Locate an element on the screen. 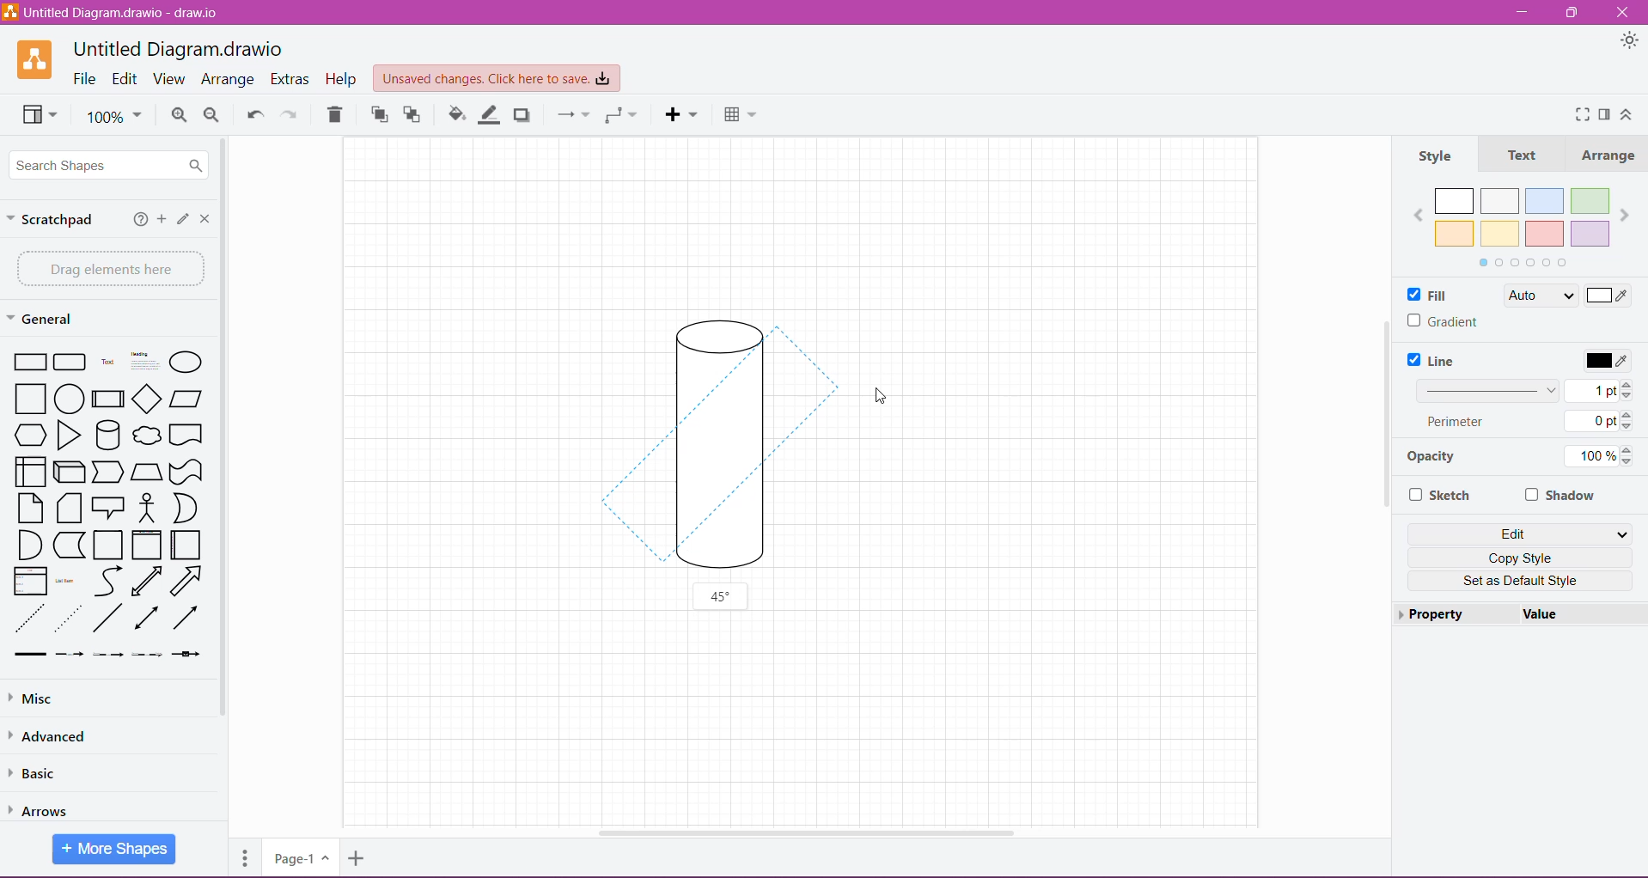  Untitled Diagram.draw.io is located at coordinates (177, 47).